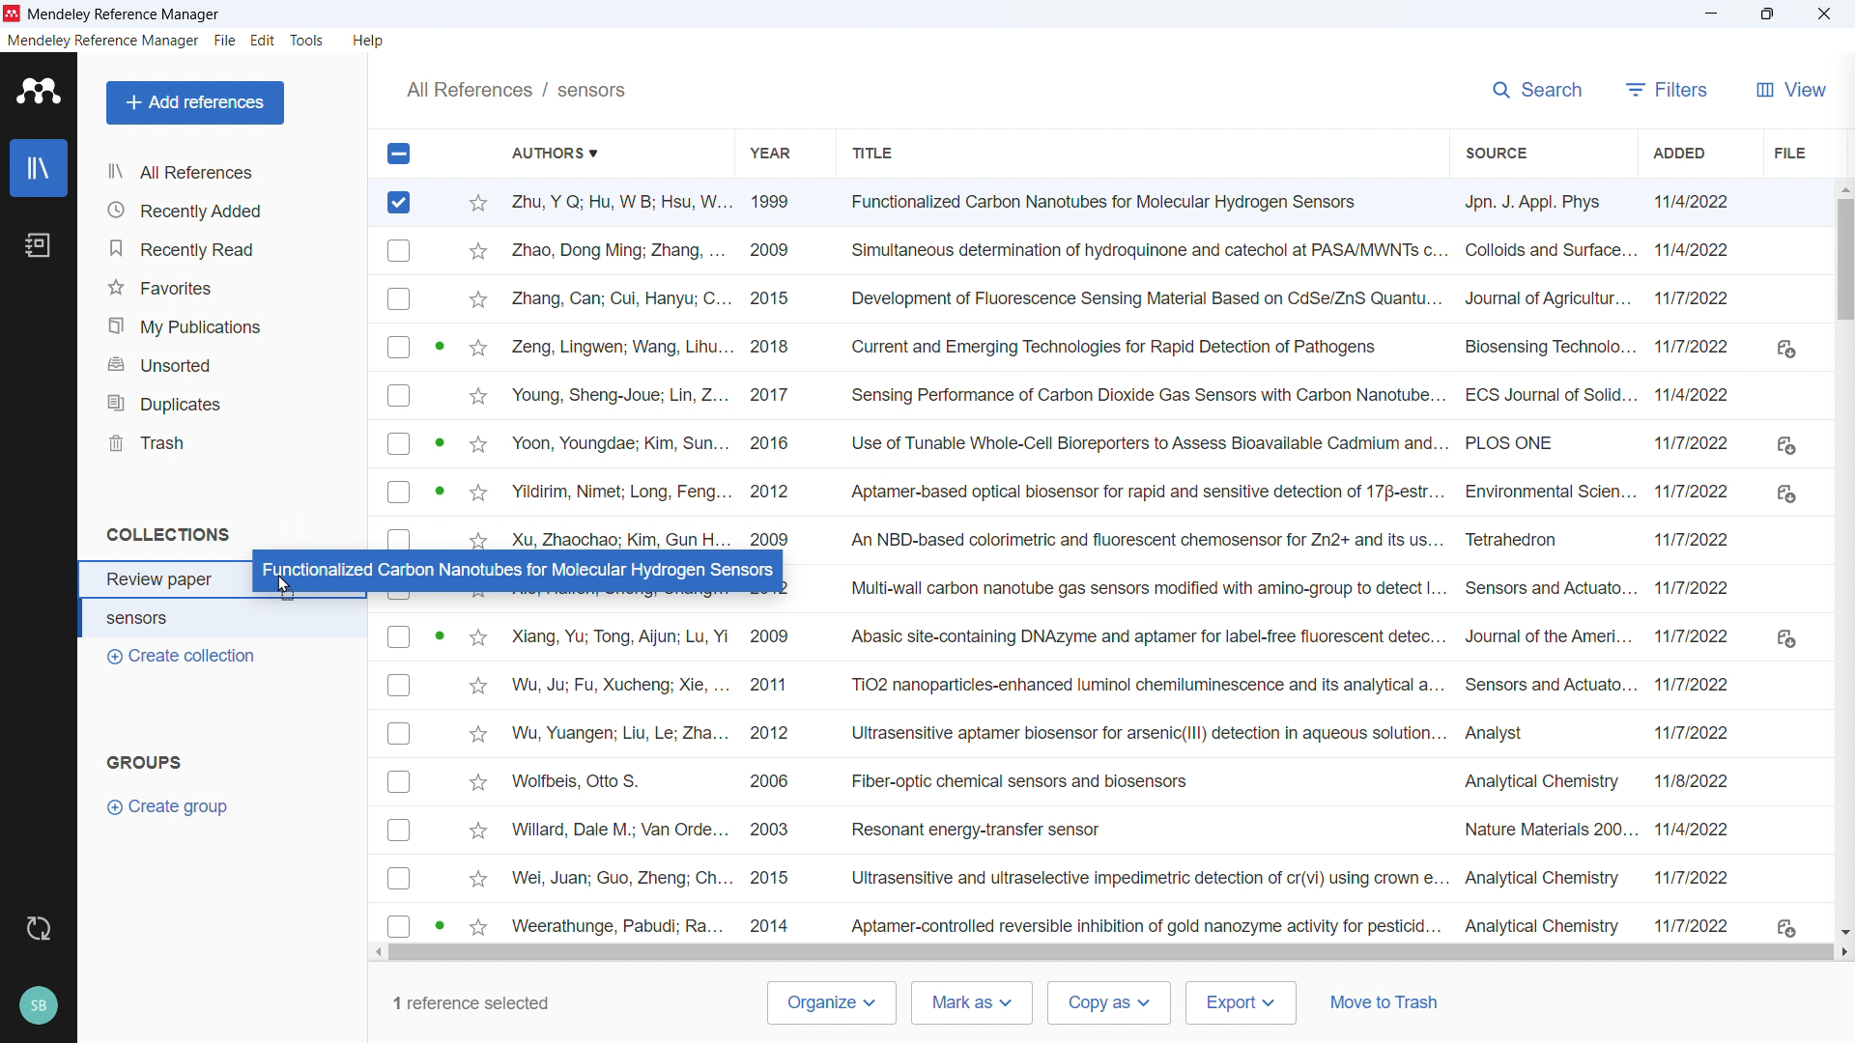 The height and width of the screenshot is (1043, 1855). What do you see at coordinates (1707, 14) in the screenshot?
I see `minimise ` at bounding box center [1707, 14].